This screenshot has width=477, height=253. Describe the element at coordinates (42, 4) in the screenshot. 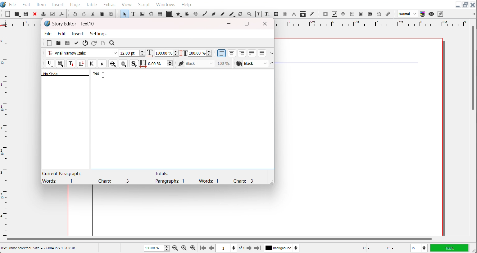

I see `Item` at that location.